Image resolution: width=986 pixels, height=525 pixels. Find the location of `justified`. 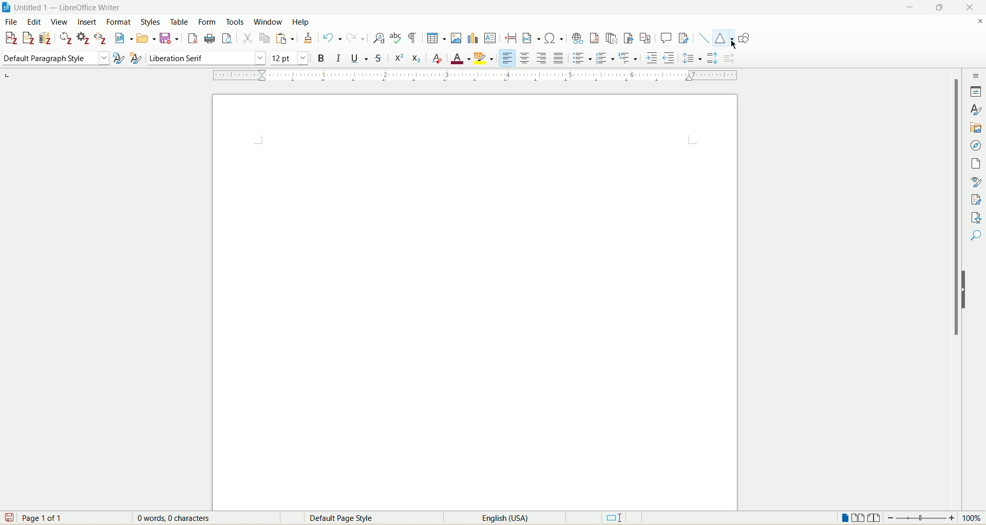

justified is located at coordinates (559, 58).